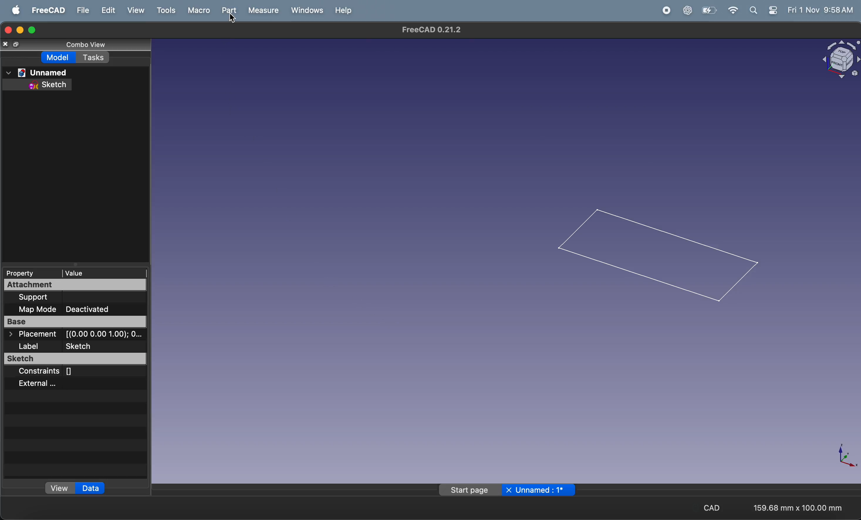 The height and width of the screenshot is (520, 861). I want to click on time and date, so click(822, 10).